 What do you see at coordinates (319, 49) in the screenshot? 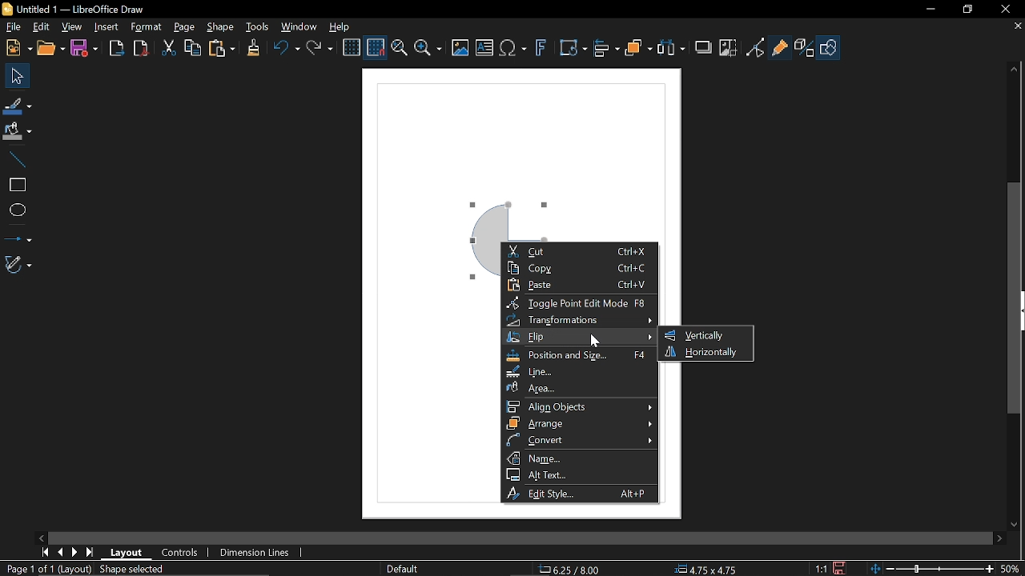
I see `Redo` at bounding box center [319, 49].